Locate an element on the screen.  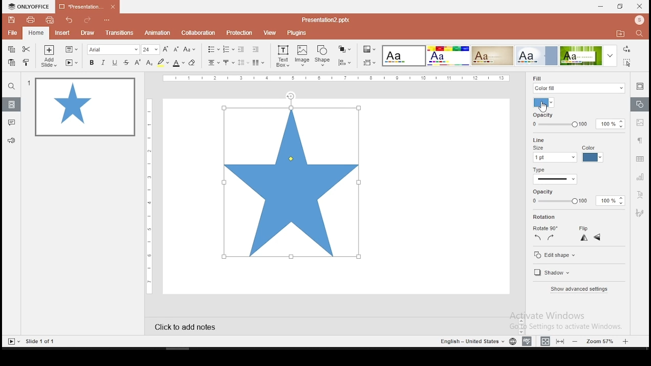
flip horizontal is located at coordinates (584, 237).